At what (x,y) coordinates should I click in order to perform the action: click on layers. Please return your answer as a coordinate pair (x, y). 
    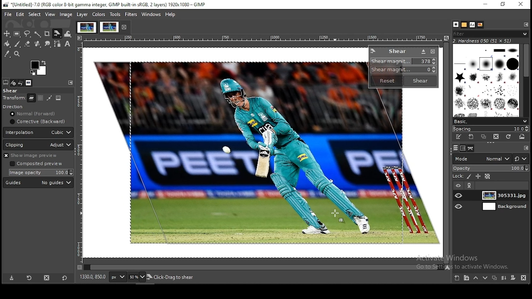
    Looking at the image, I should click on (471, 148).